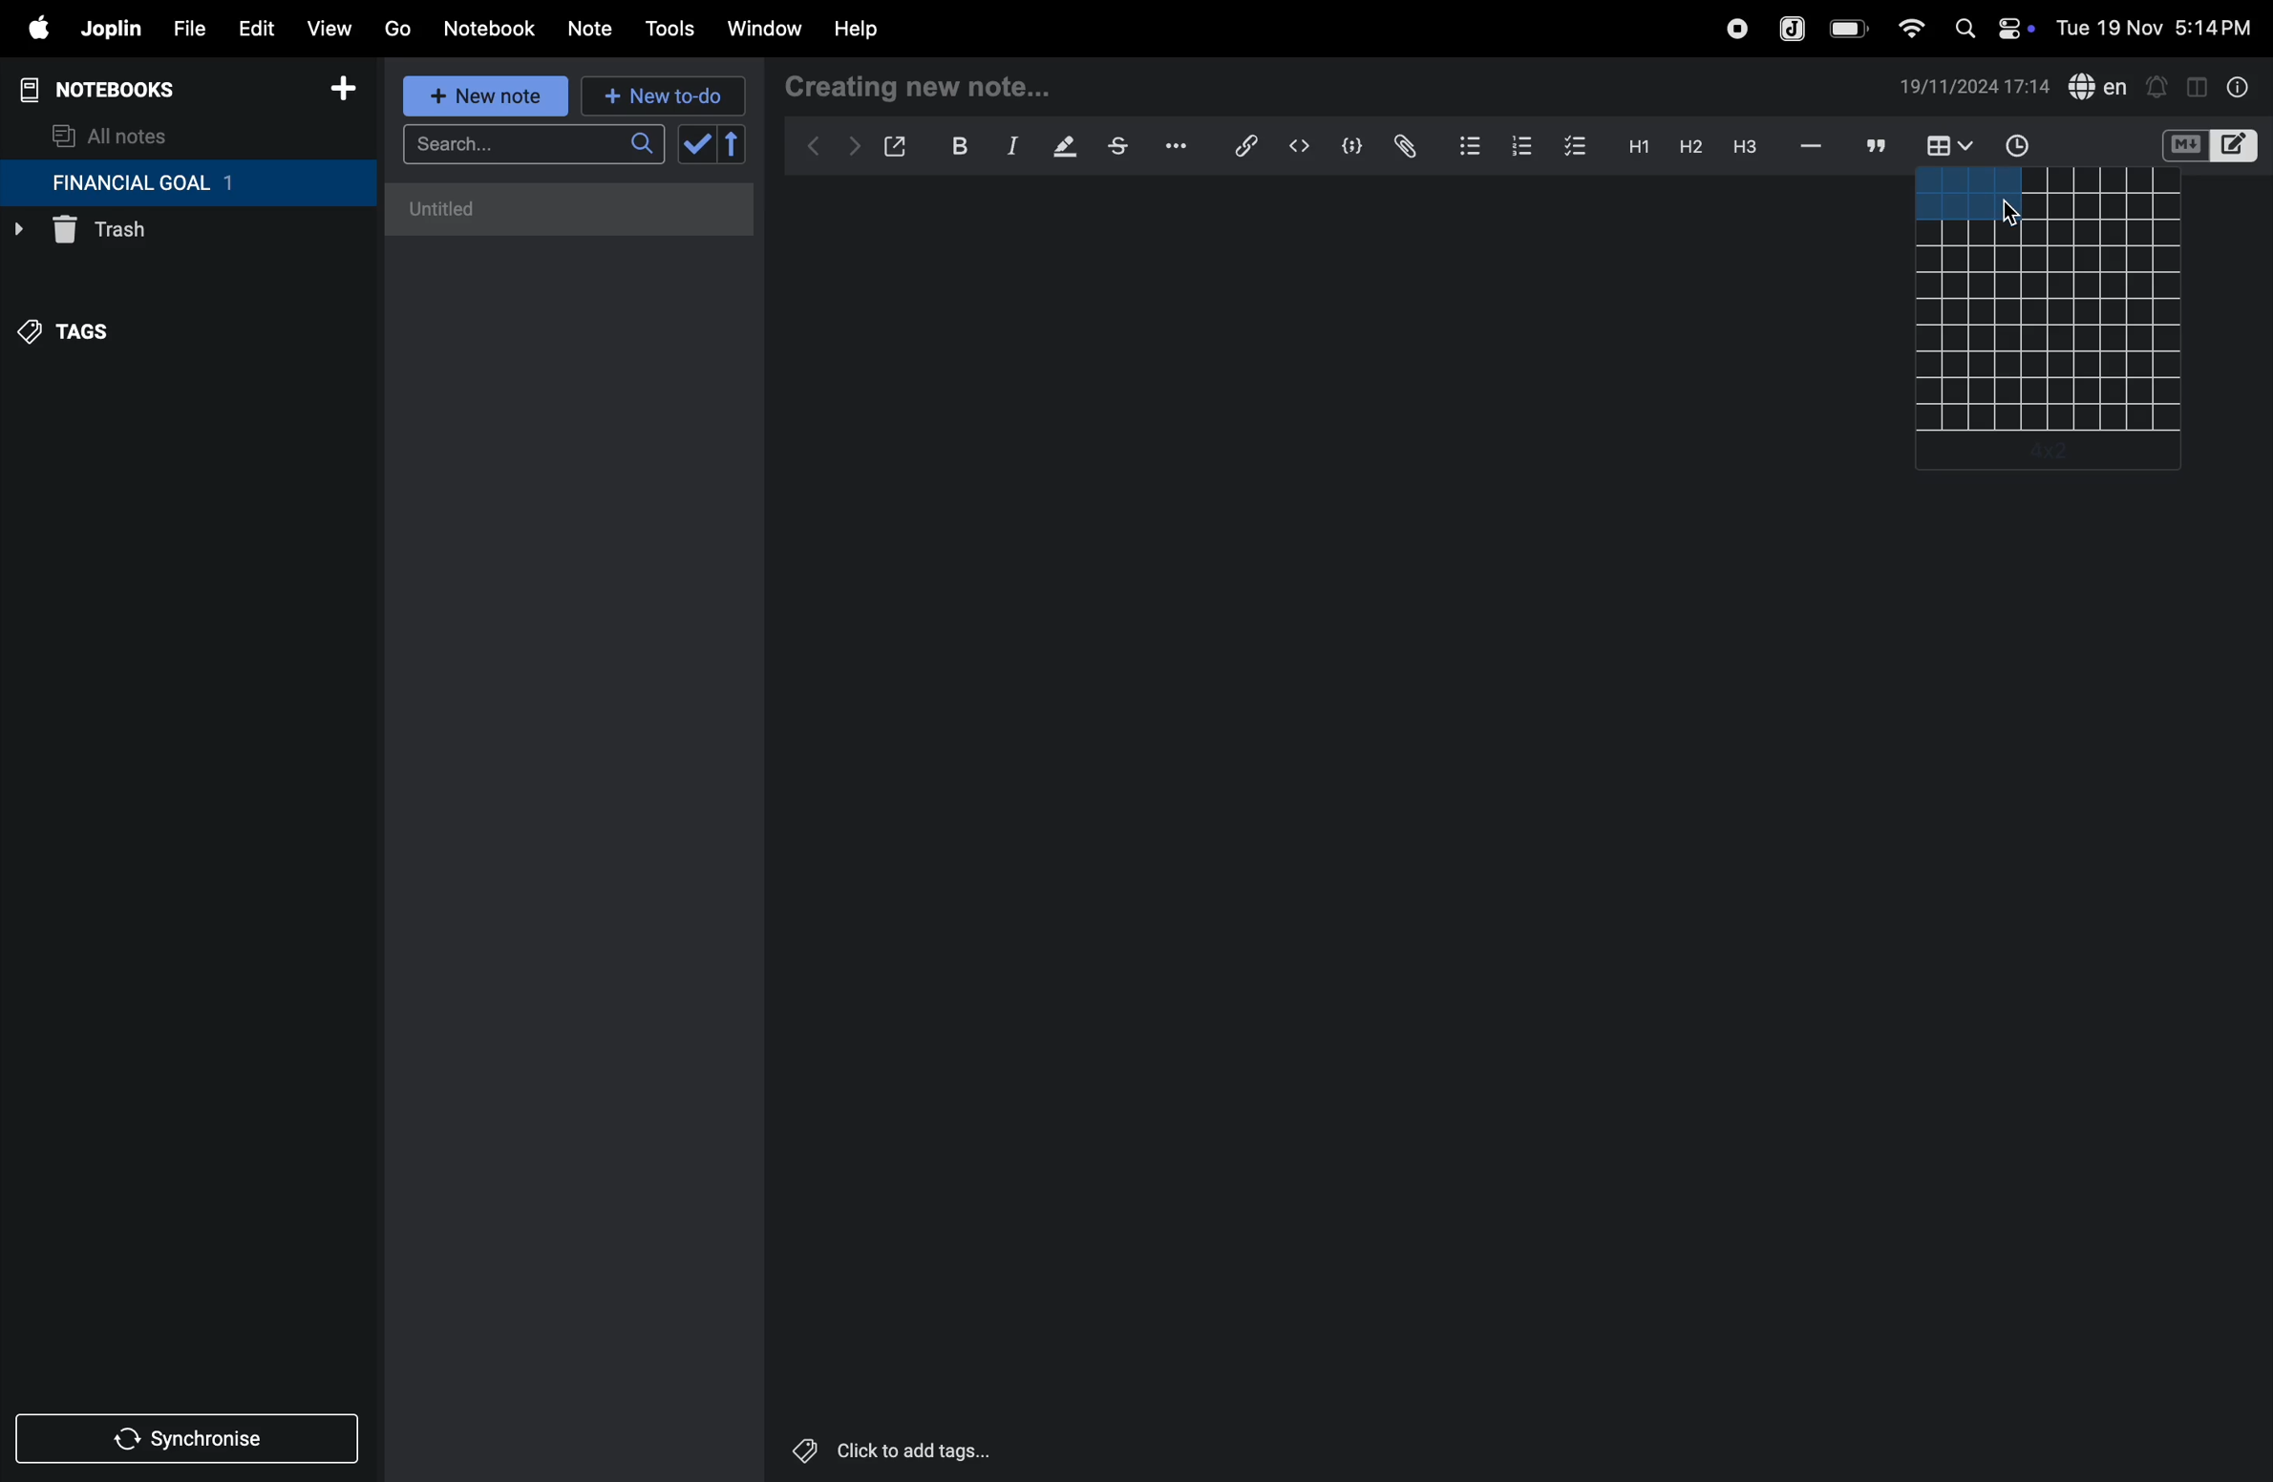 This screenshot has height=1482, width=2273. I want to click on window, so click(762, 30).